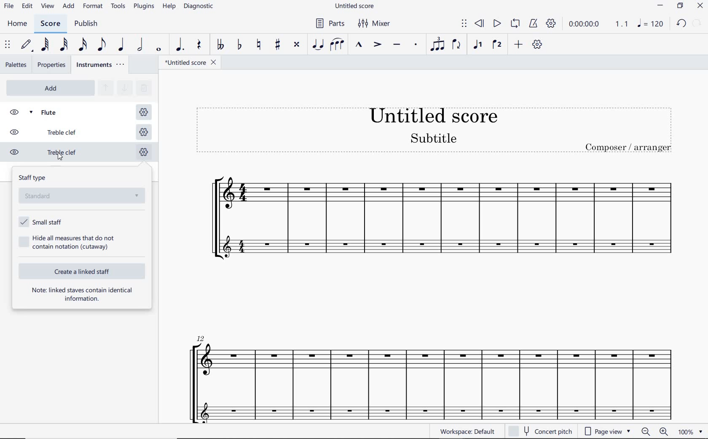 This screenshot has height=439, width=708. What do you see at coordinates (276, 44) in the screenshot?
I see `TOGGLE SHARP` at bounding box center [276, 44].